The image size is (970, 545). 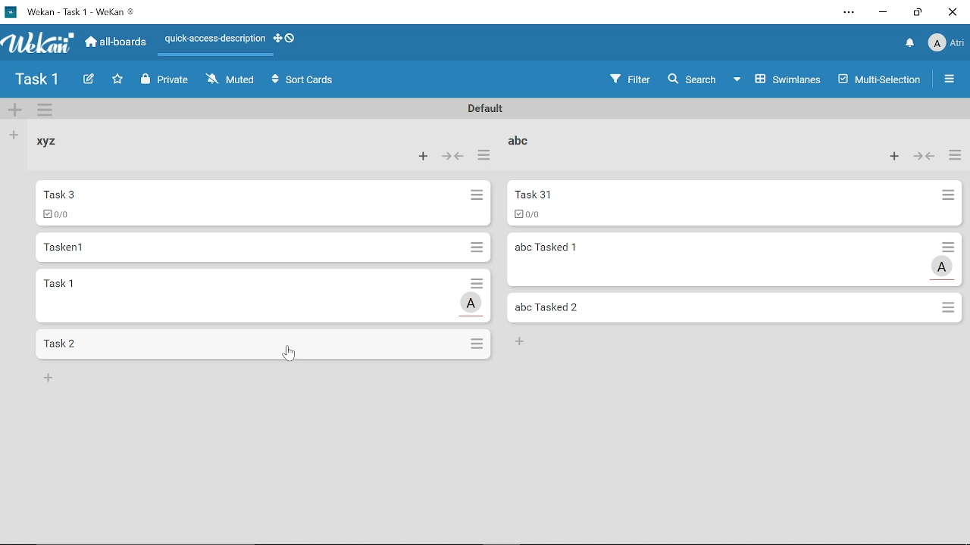 What do you see at coordinates (70, 11) in the screenshot?
I see `Current window` at bounding box center [70, 11].